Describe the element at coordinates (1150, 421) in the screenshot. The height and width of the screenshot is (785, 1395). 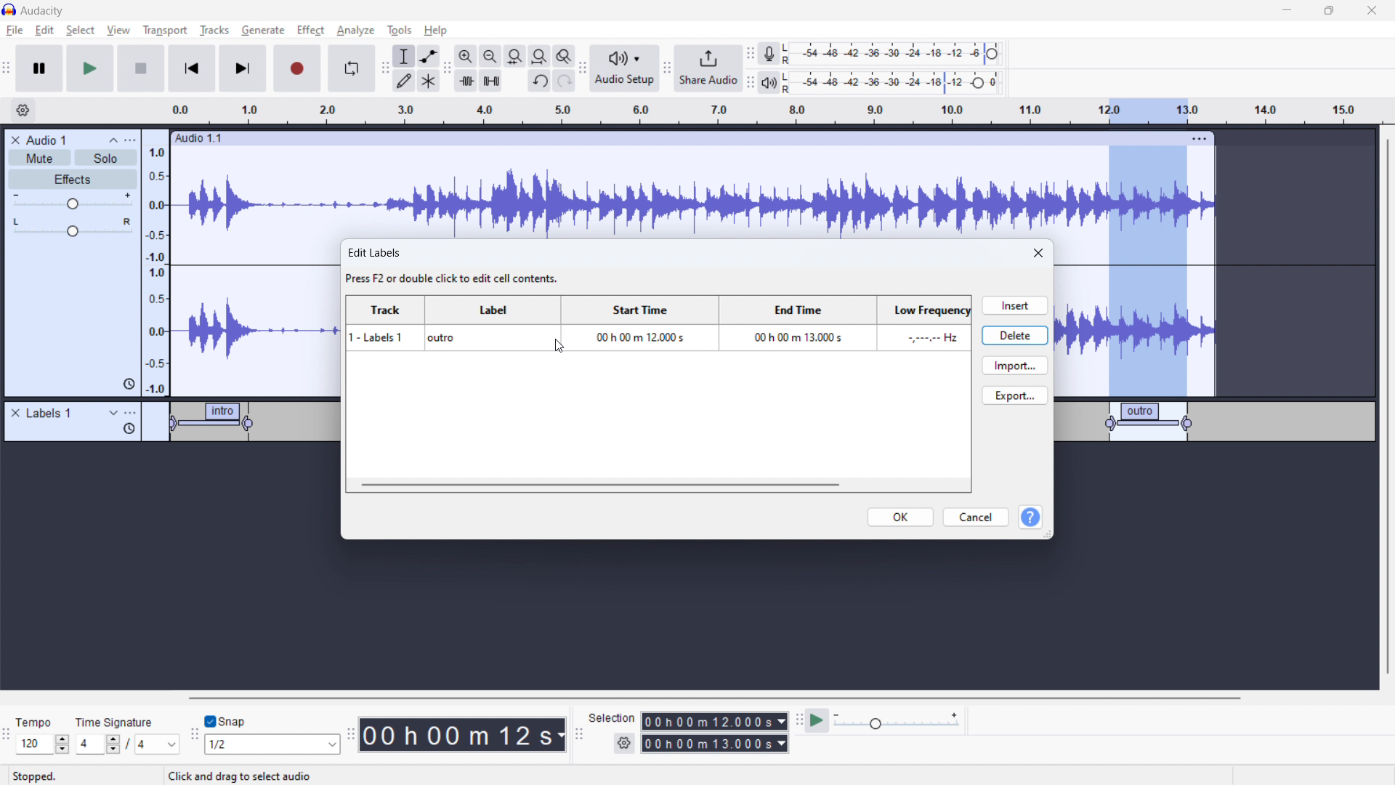
I see `label 3` at that location.